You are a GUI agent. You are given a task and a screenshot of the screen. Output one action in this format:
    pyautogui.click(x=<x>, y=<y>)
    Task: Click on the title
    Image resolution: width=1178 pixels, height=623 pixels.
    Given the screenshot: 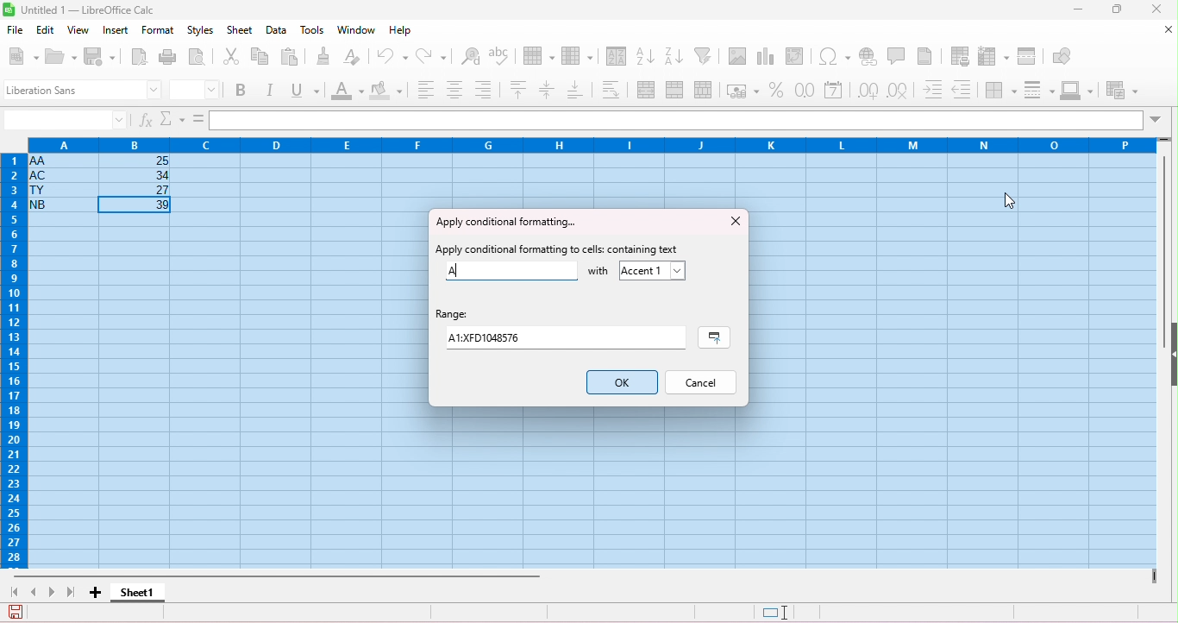 What is the action you would take?
    pyautogui.click(x=79, y=10)
    